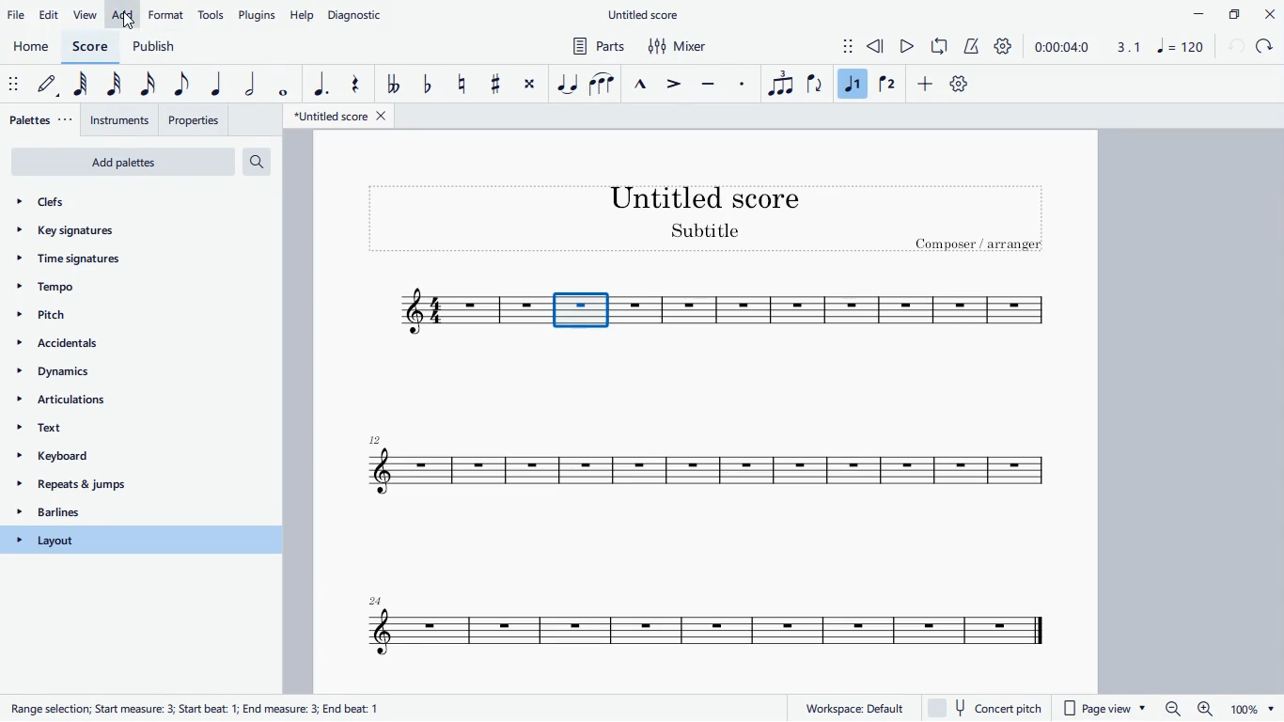 The image size is (1284, 722). What do you see at coordinates (708, 196) in the screenshot?
I see `score title` at bounding box center [708, 196].